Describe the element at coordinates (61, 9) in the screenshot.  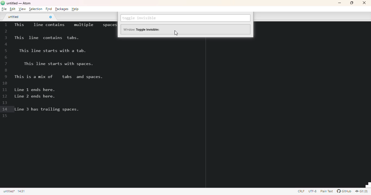
I see `packages` at that location.